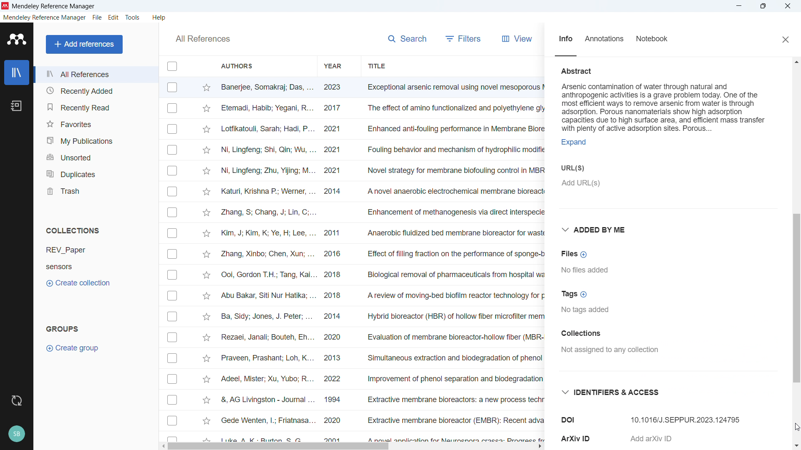 The image size is (801, 450). Describe the element at coordinates (269, 212) in the screenshot. I see `zhang,s,chang,j,lin,c` at that location.